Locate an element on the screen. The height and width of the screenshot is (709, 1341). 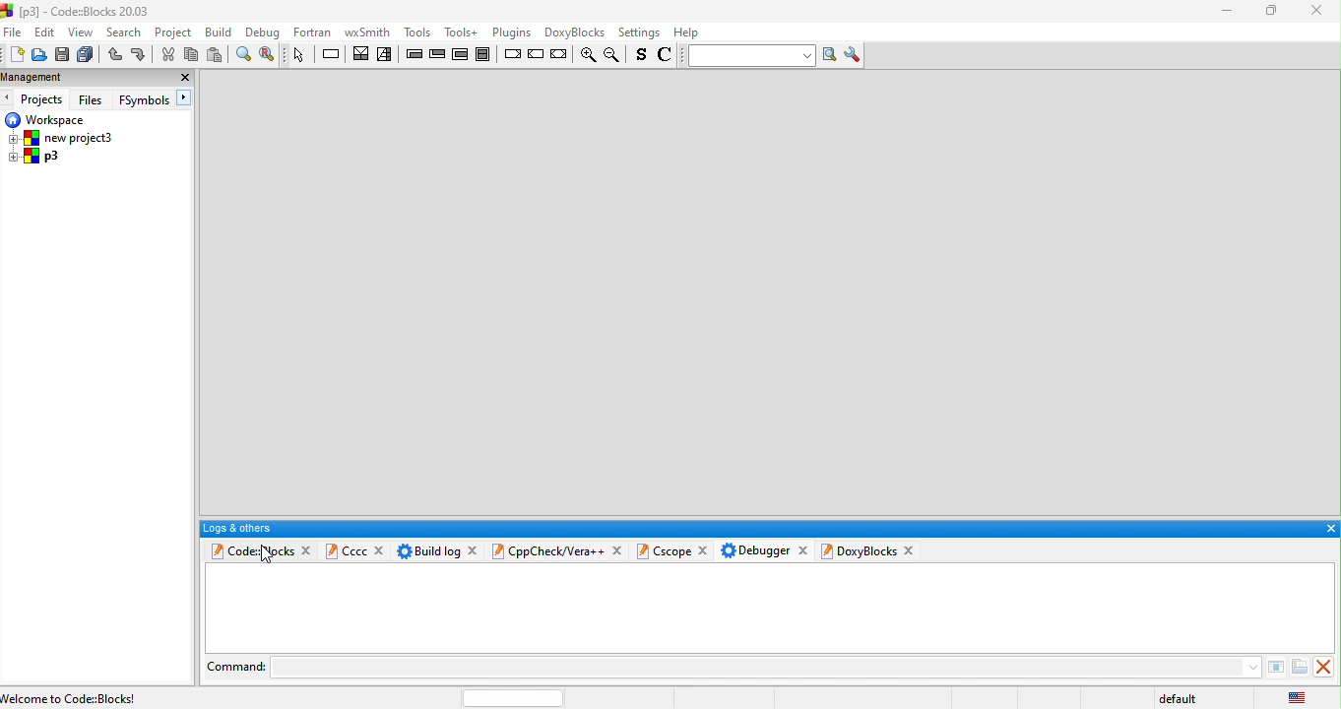
logs and others is located at coordinates (754, 528).